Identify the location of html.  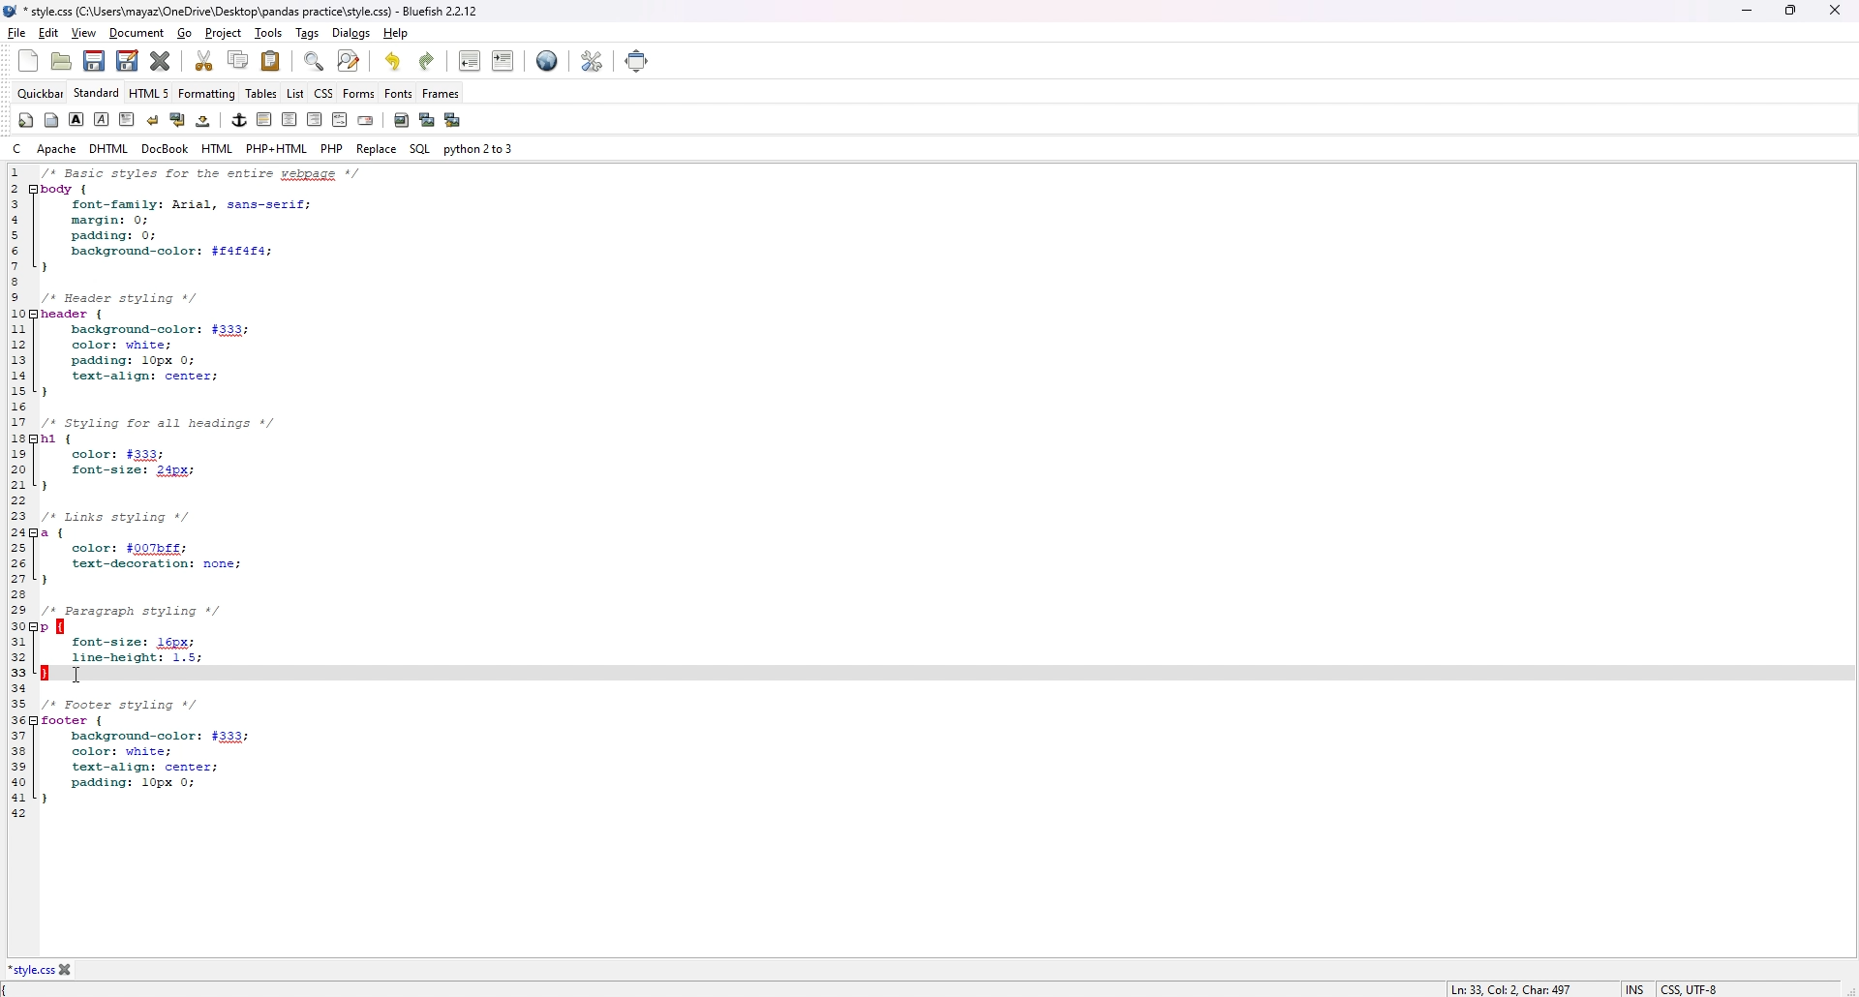
(218, 148).